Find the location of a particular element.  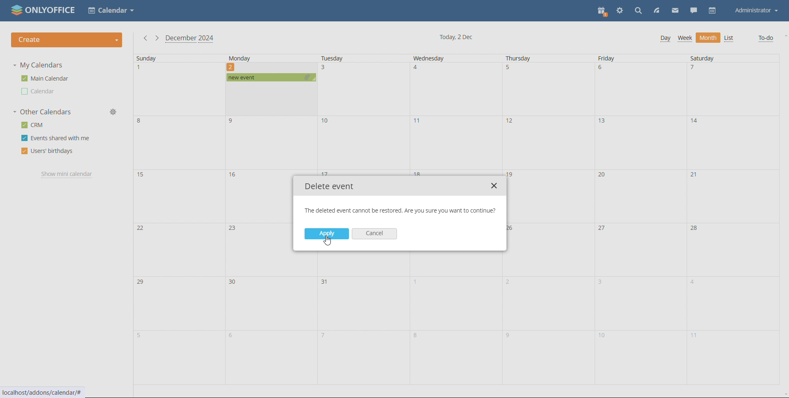

cursor is located at coordinates (328, 242).